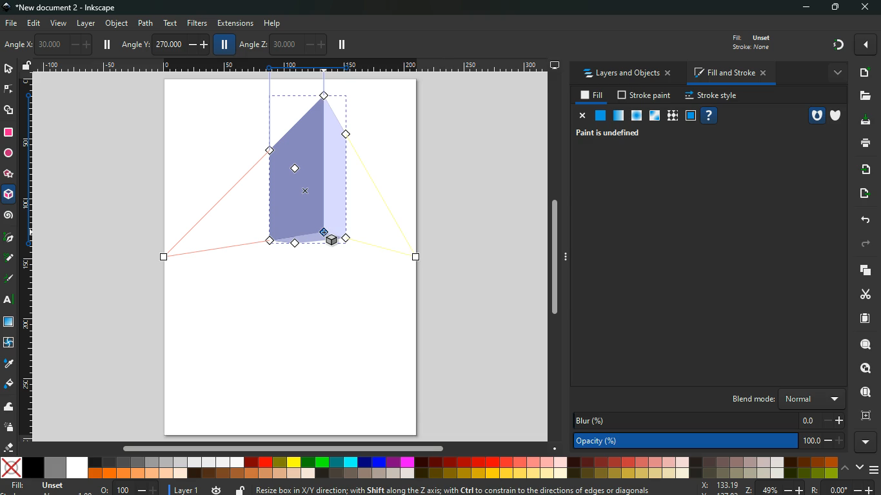 The height and width of the screenshot is (495, 881). Describe the element at coordinates (9, 236) in the screenshot. I see `Pic` at that location.